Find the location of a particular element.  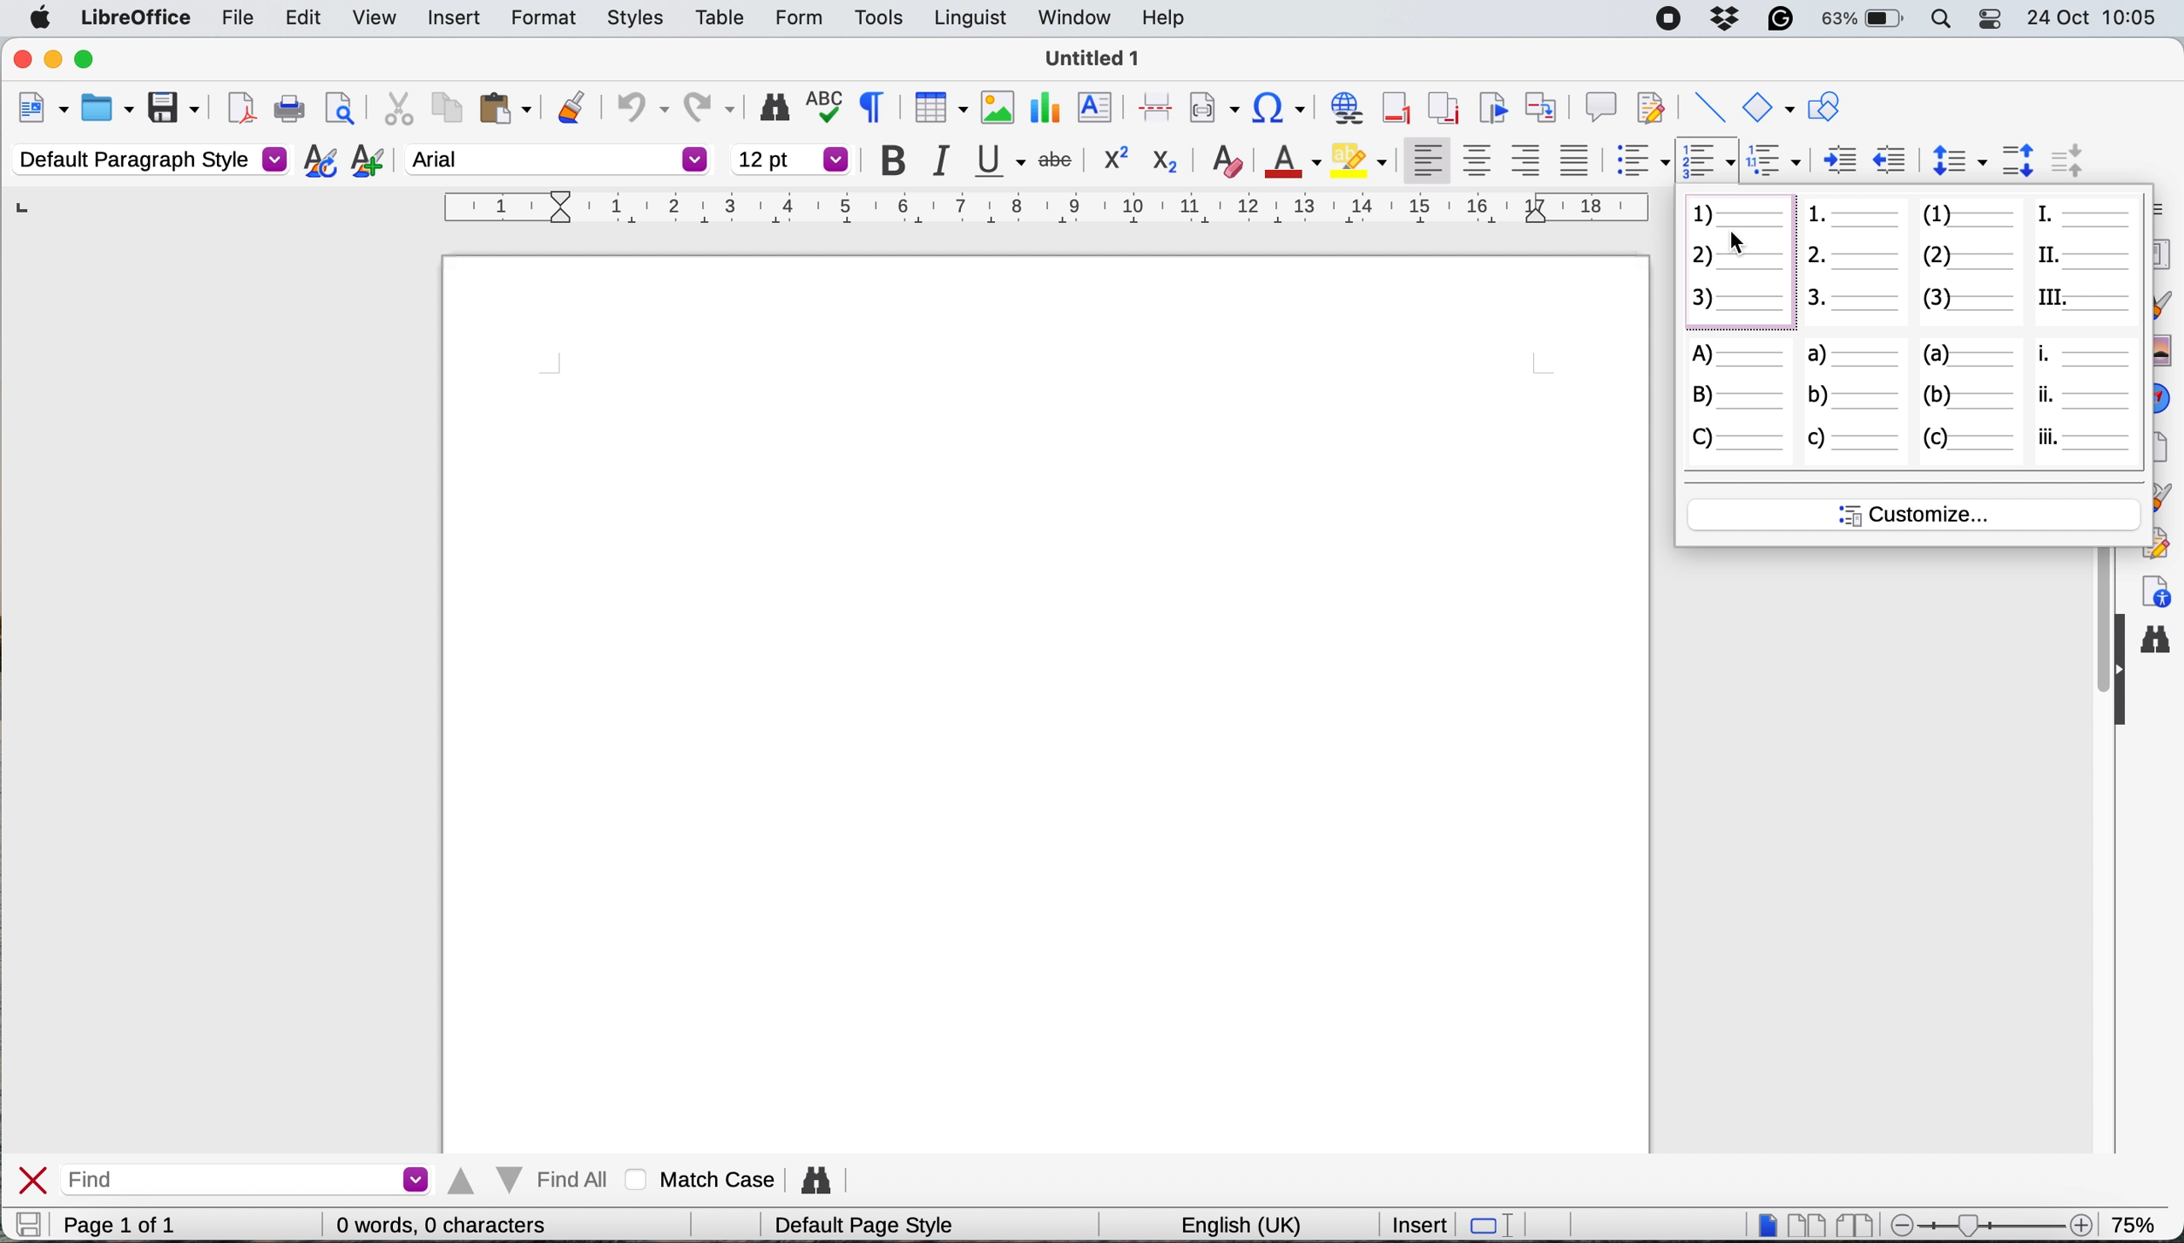

new is located at coordinates (41, 111).